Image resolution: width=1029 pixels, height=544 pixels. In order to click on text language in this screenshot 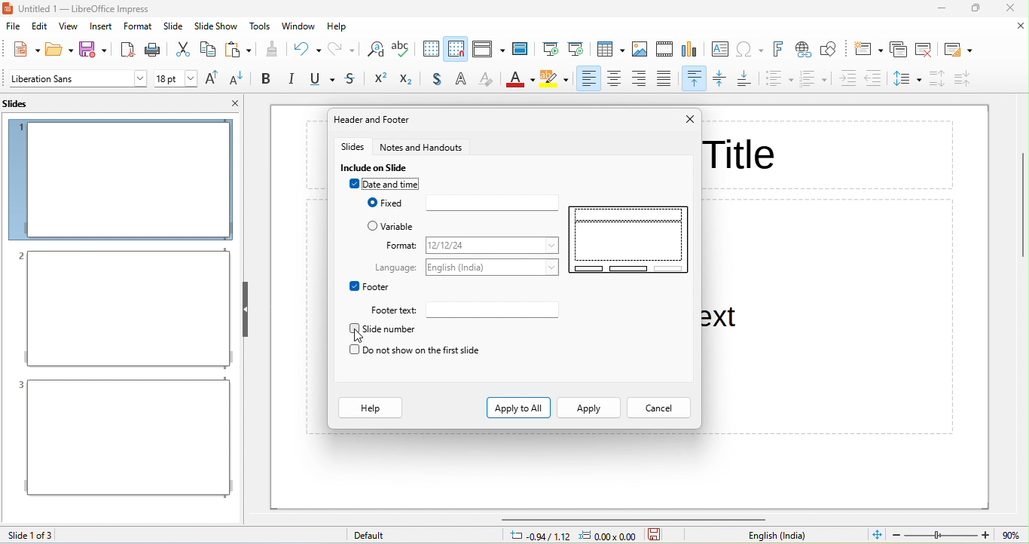, I will do `click(783, 536)`.